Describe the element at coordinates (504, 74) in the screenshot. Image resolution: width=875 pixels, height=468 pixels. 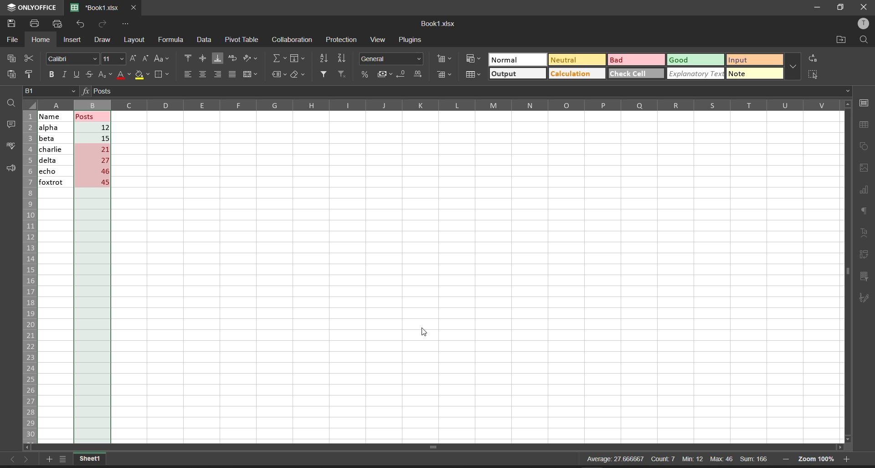
I see `output` at that location.